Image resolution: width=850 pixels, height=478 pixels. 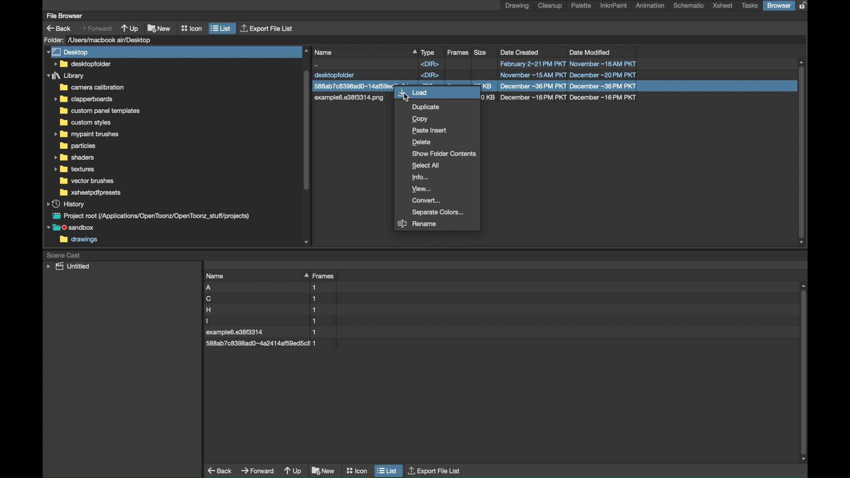 What do you see at coordinates (324, 470) in the screenshot?
I see `new` at bounding box center [324, 470].